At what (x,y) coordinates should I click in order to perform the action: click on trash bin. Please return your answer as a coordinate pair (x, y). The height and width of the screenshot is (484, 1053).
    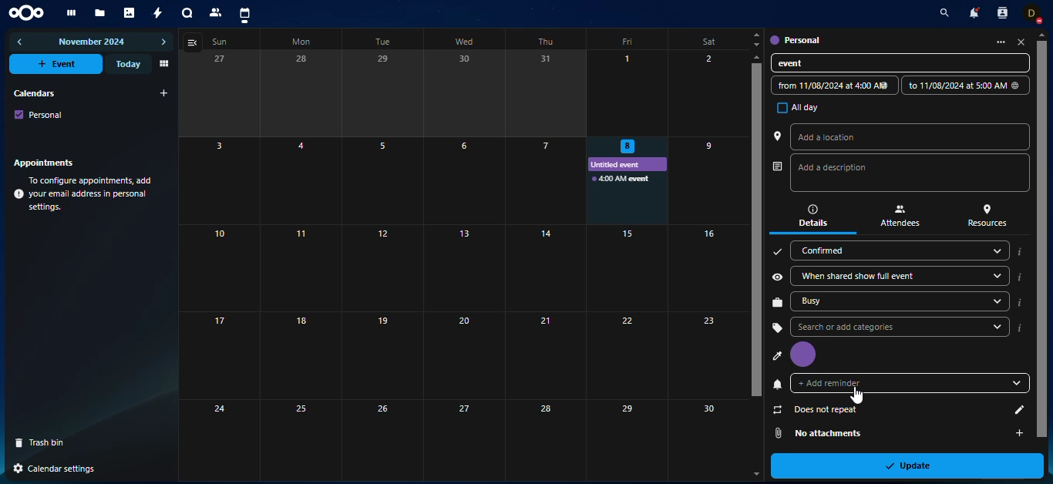
    Looking at the image, I should click on (45, 442).